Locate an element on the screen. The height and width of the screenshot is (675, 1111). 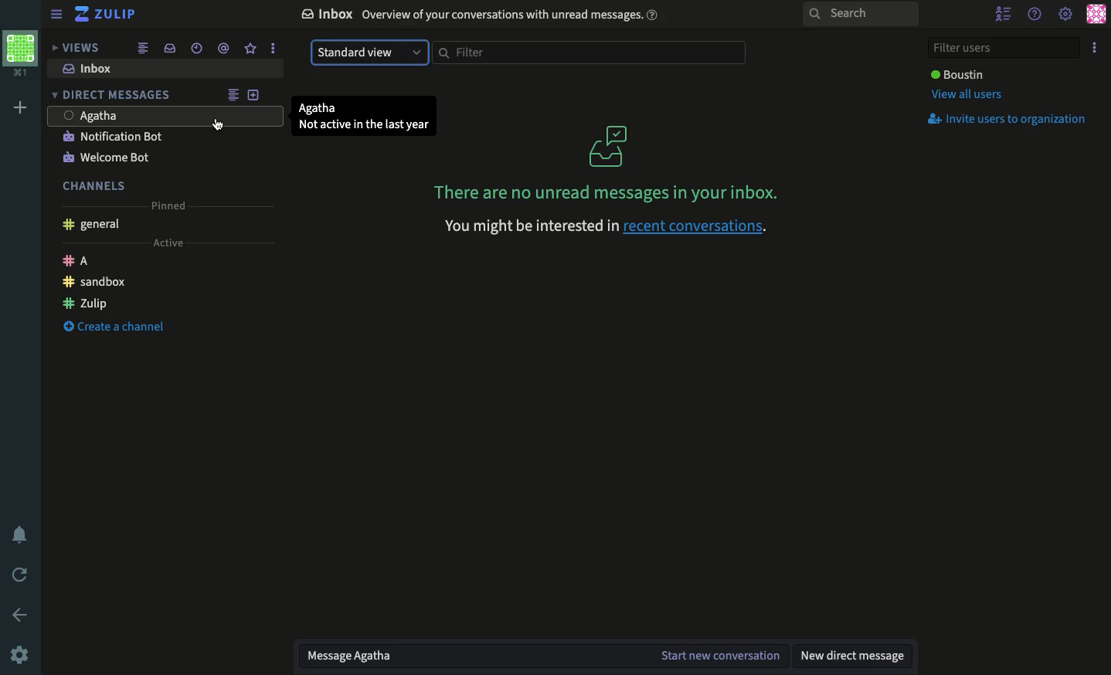
more is located at coordinates (274, 49).